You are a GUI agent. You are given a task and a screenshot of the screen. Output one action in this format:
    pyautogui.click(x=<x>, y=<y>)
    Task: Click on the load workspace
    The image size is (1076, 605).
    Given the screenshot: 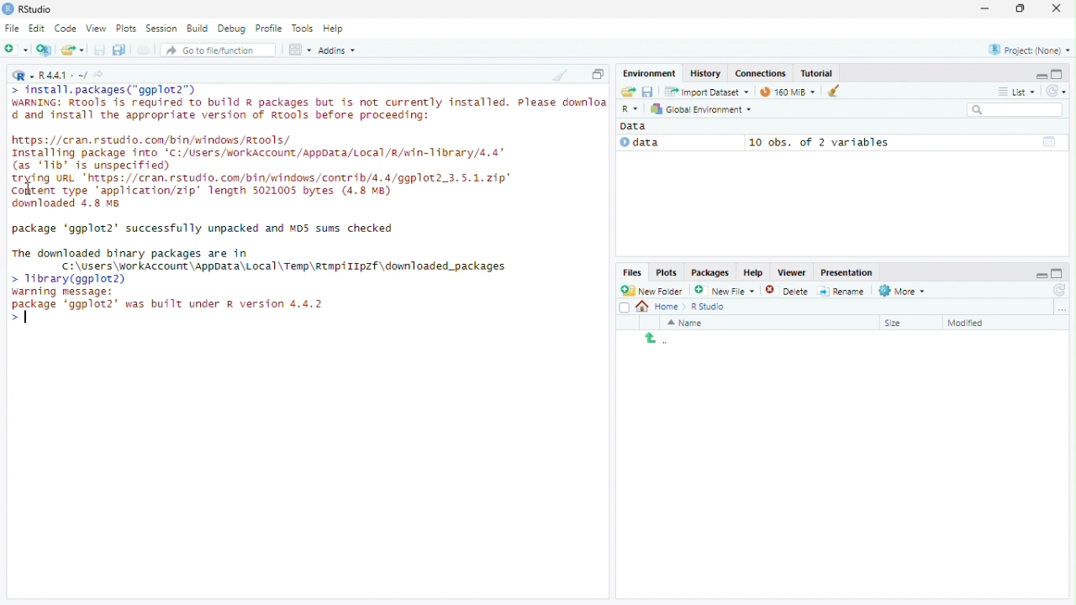 What is the action you would take?
    pyautogui.click(x=627, y=92)
    